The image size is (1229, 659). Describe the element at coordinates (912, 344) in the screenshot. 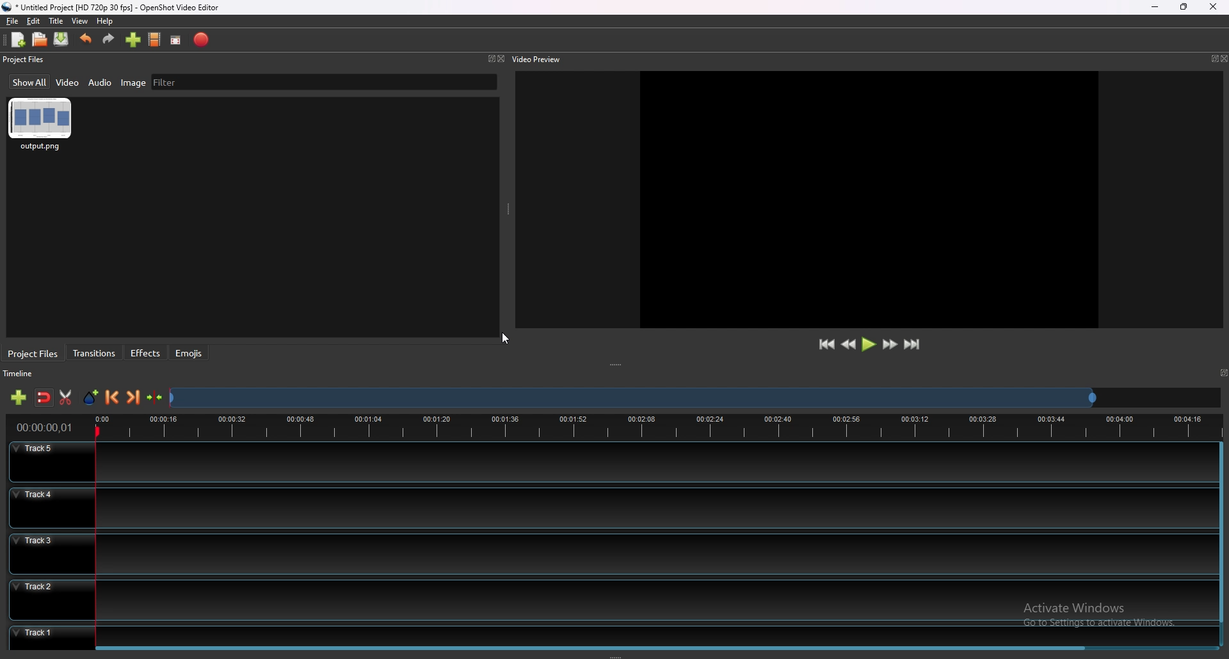

I see `jump to end` at that location.